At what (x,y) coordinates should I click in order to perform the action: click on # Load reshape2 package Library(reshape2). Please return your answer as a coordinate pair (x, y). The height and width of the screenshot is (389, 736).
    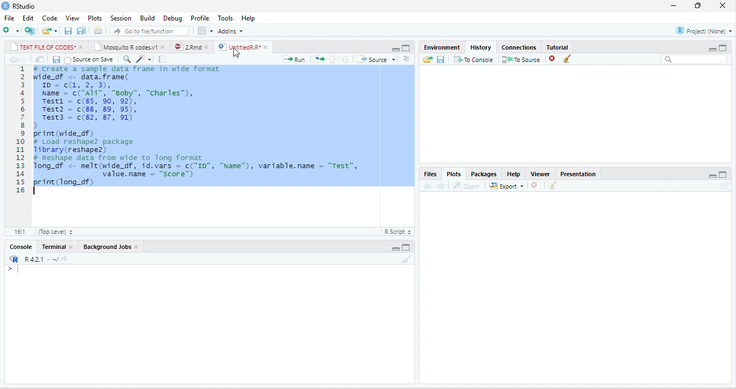
    Looking at the image, I should click on (92, 146).